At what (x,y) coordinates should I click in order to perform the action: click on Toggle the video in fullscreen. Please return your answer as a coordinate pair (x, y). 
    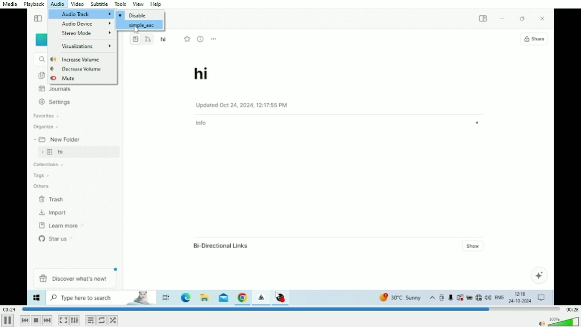
    Looking at the image, I should click on (63, 321).